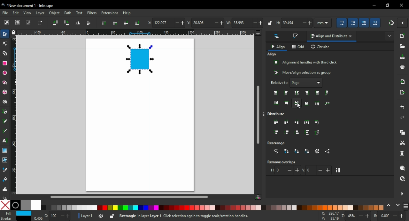  I want to click on snap, so click(391, 23).